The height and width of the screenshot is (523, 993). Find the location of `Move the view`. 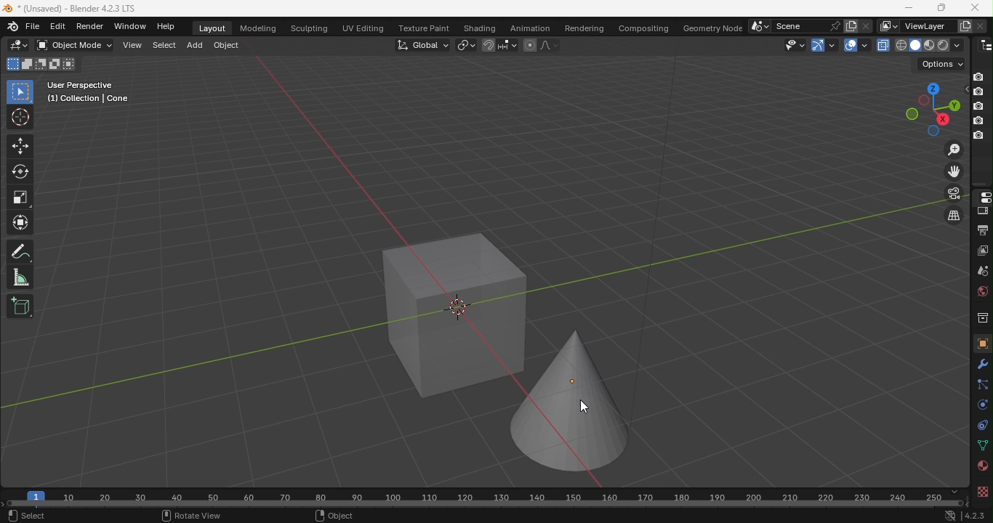

Move the view is located at coordinates (954, 171).